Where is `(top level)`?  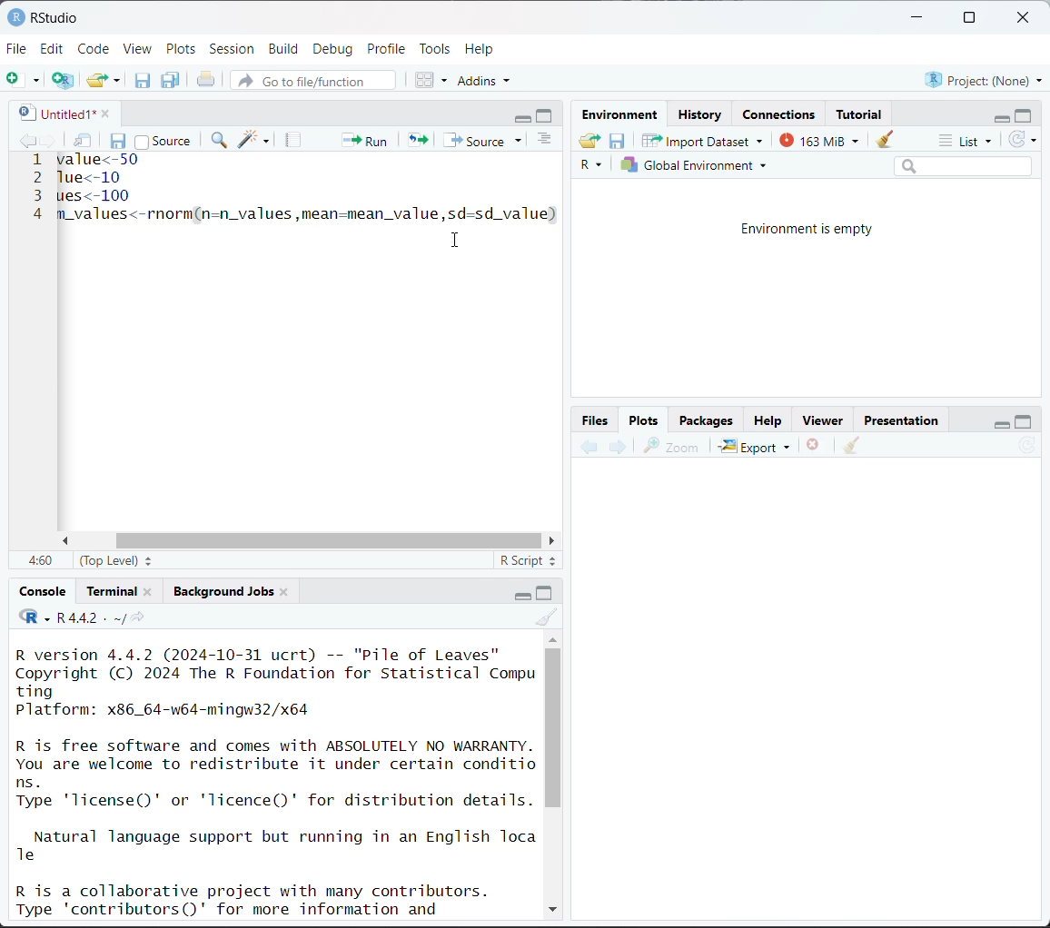
(top level) is located at coordinates (118, 560).